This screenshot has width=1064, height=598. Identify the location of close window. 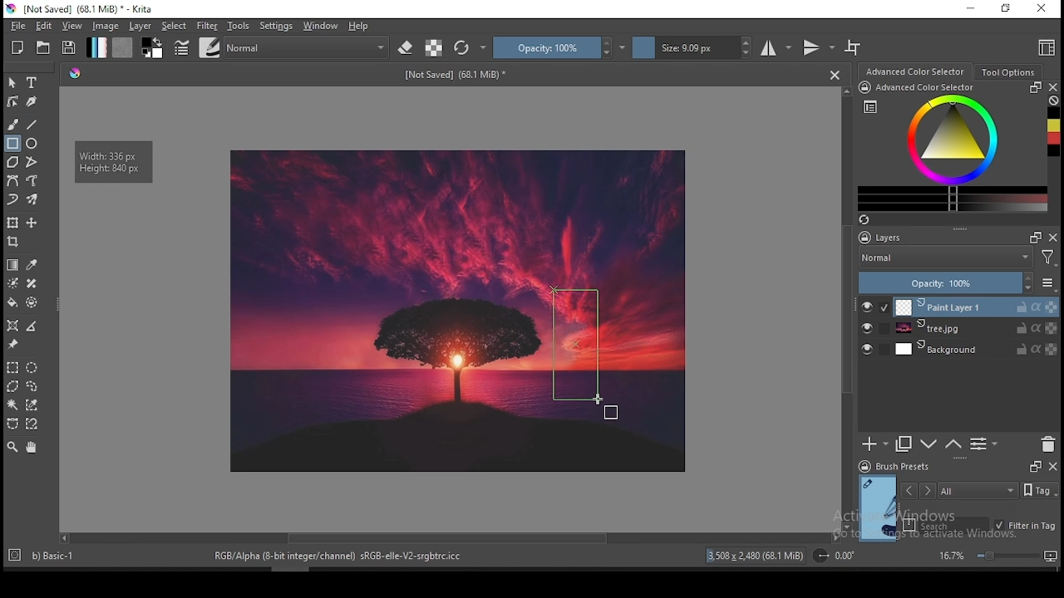
(1041, 8).